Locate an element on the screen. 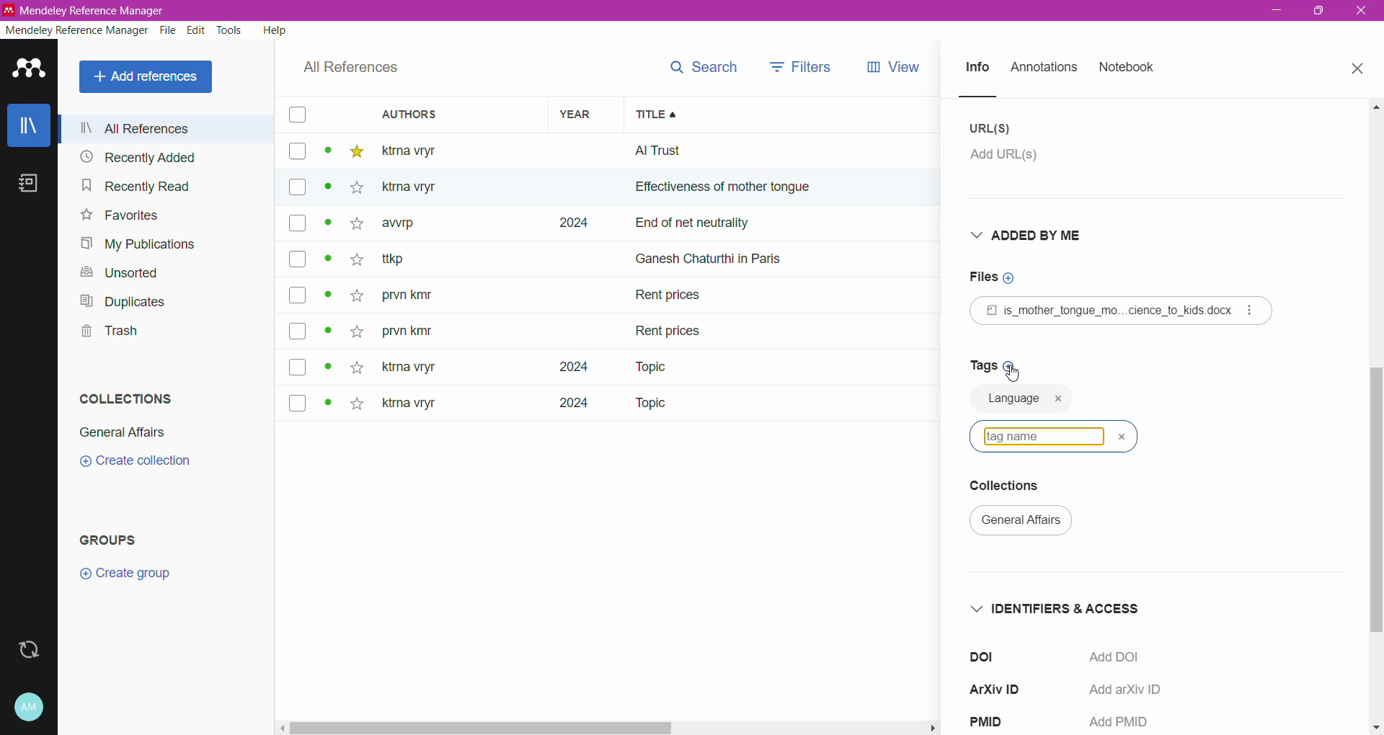  all trust is located at coordinates (735, 151).